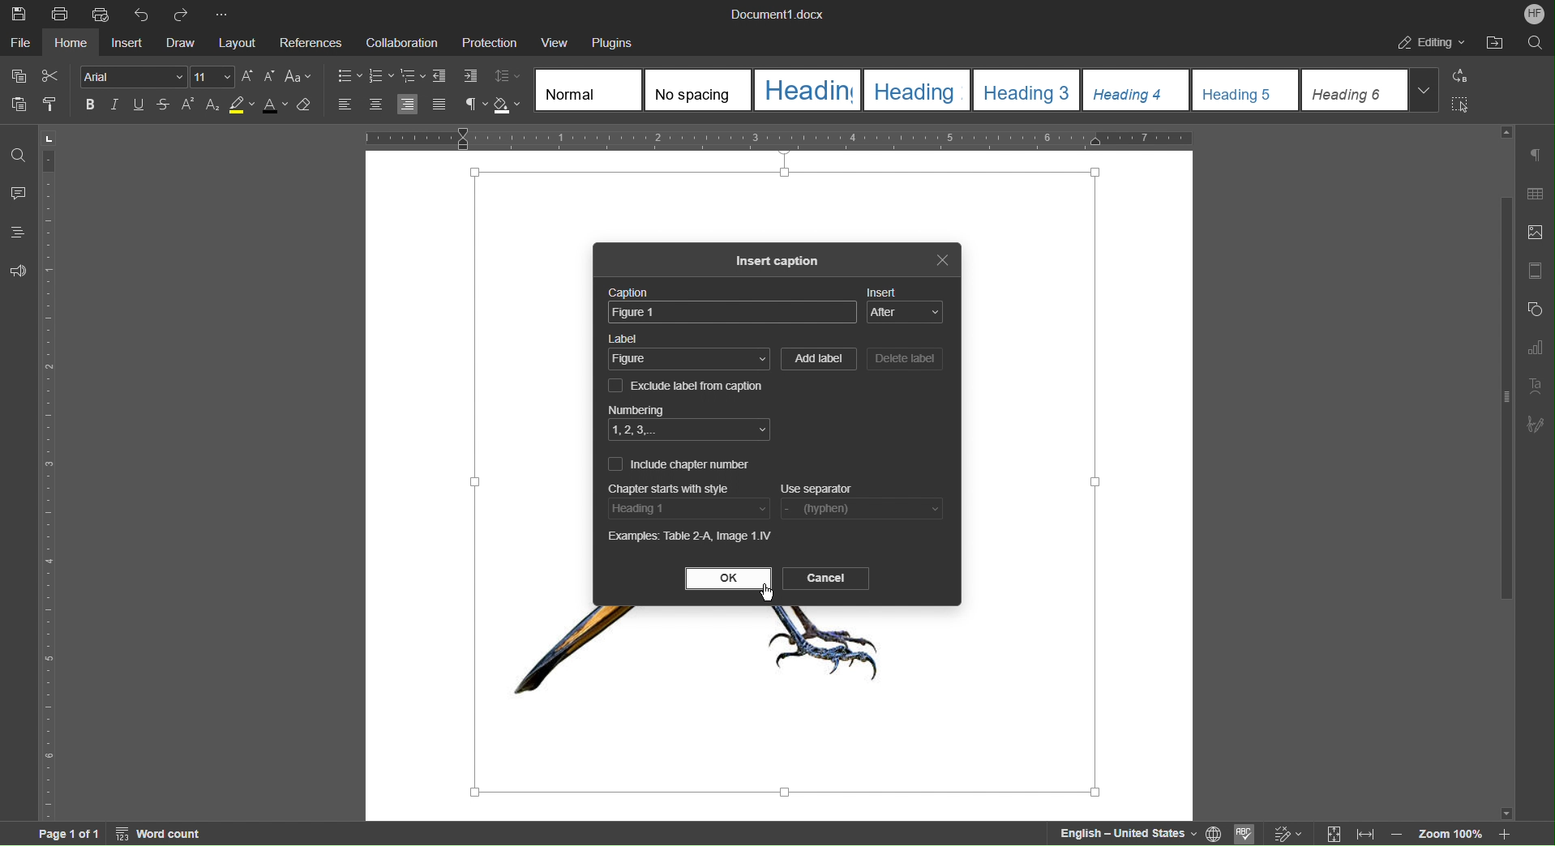 The width and height of the screenshot is (1555, 846). Describe the element at coordinates (162, 834) in the screenshot. I see `Word Count` at that location.